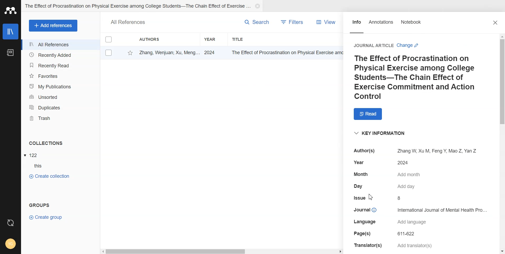 The width and height of the screenshot is (505, 254). What do you see at coordinates (390, 222) in the screenshot?
I see `Language Add language` at bounding box center [390, 222].